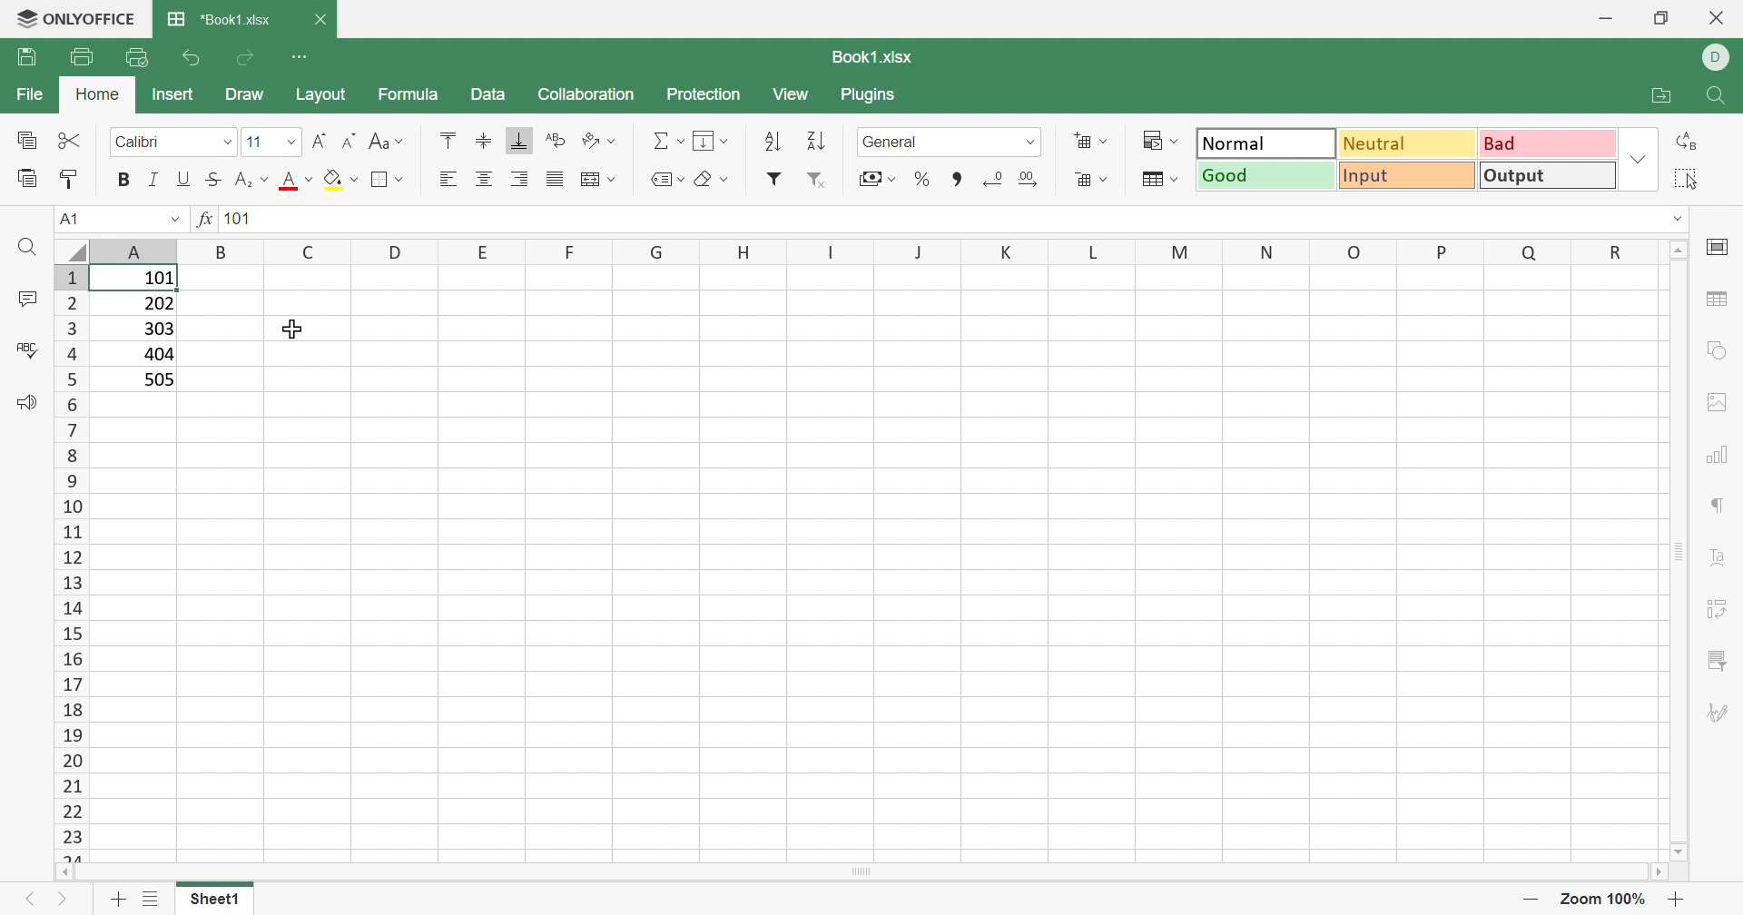 The width and height of the screenshot is (1743, 915). I want to click on Drop Down, so click(1638, 159).